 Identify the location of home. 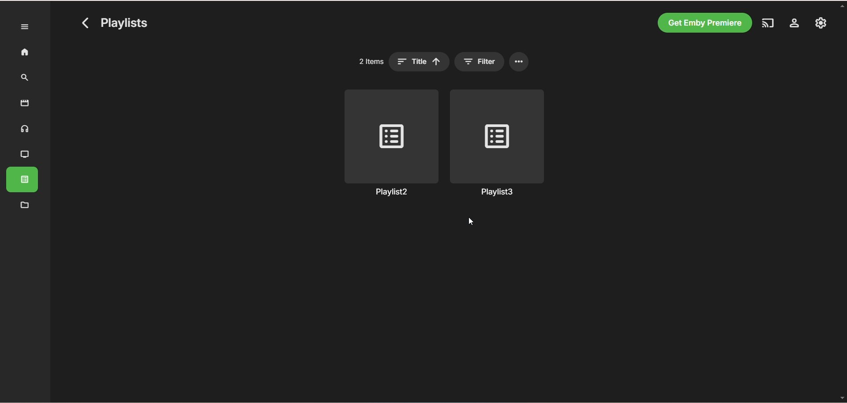
(25, 52).